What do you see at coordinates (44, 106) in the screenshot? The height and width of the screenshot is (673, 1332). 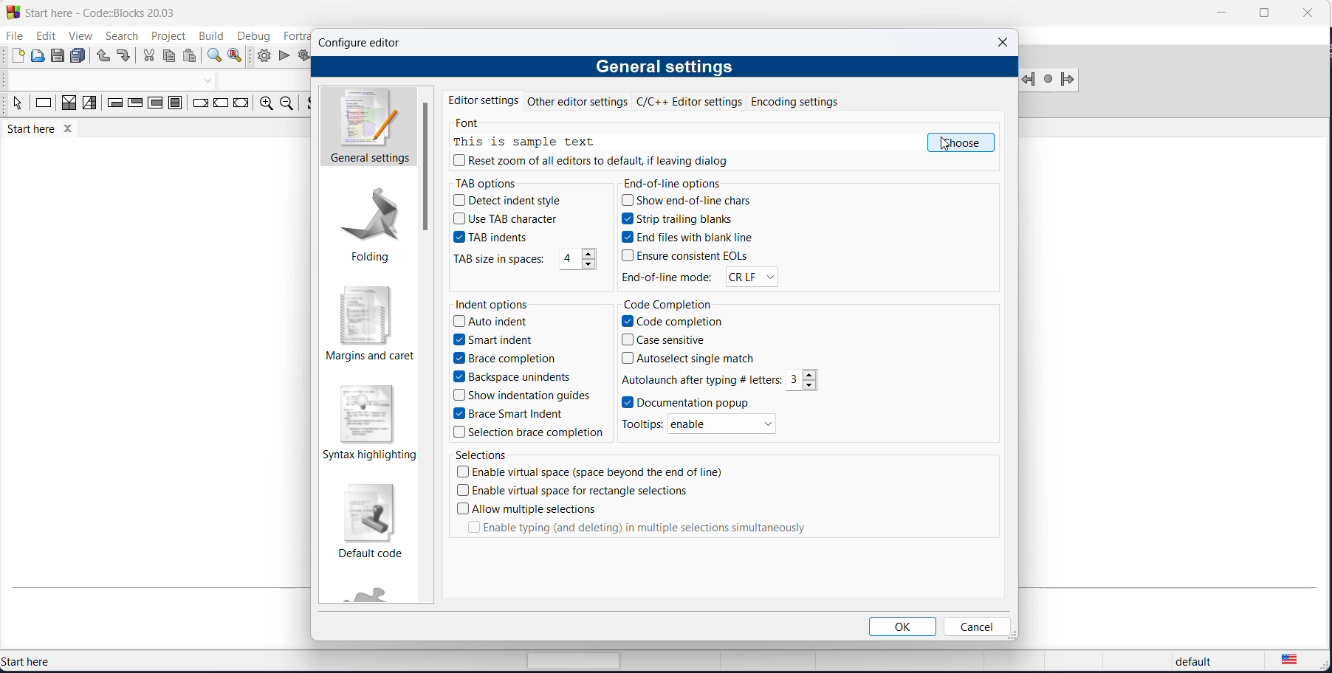 I see `instruction` at bounding box center [44, 106].